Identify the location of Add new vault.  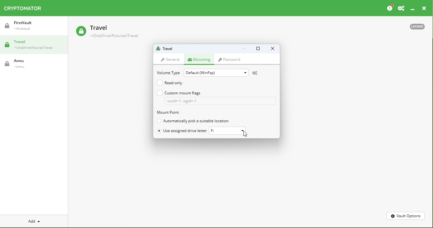
(33, 220).